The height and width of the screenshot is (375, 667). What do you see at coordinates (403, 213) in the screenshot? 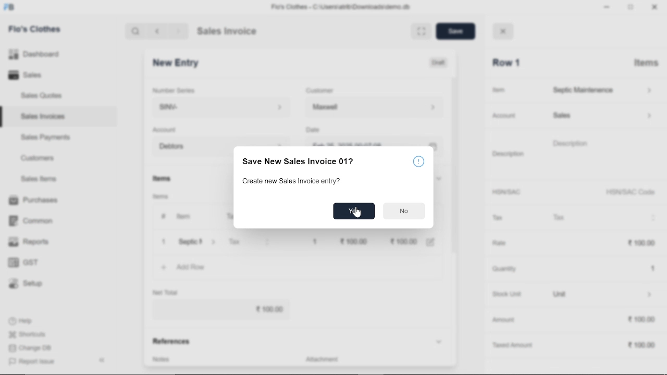
I see `` at bounding box center [403, 213].